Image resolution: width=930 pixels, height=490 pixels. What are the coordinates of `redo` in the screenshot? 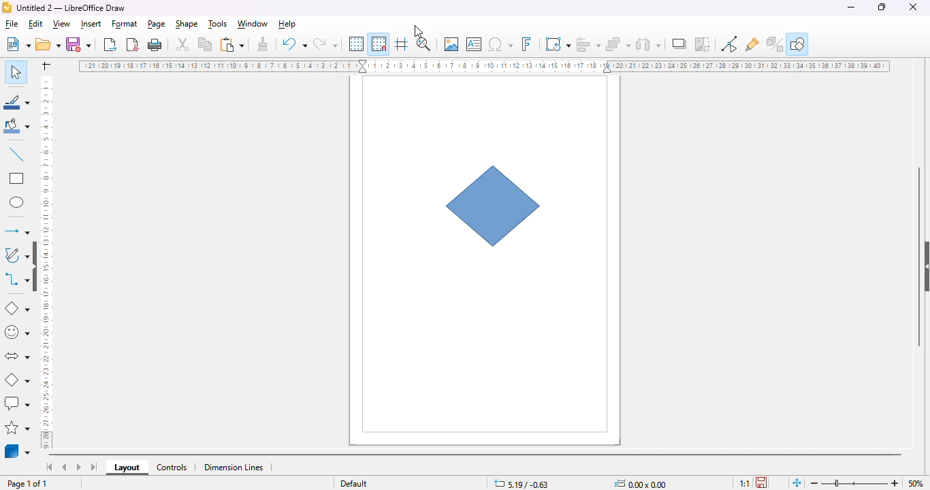 It's located at (325, 44).